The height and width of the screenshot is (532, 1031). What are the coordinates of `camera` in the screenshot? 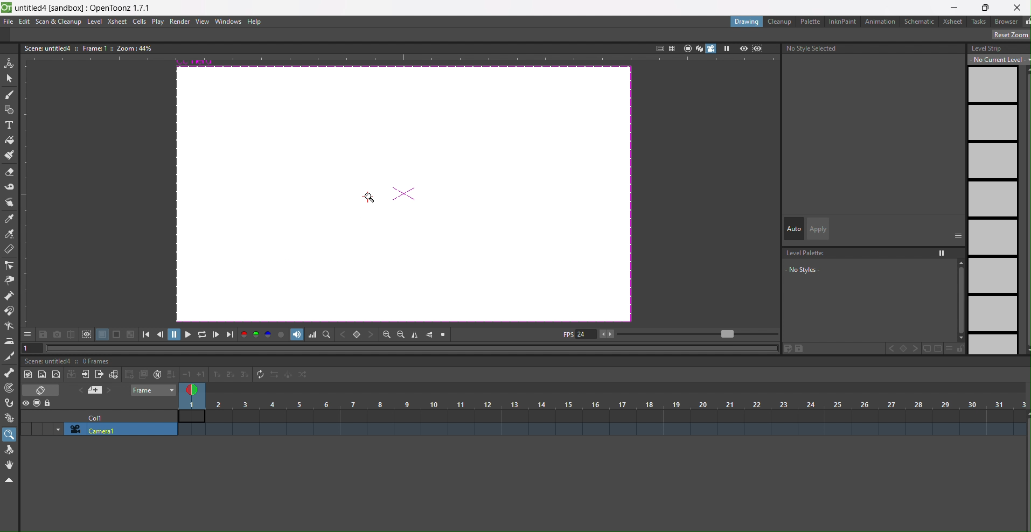 It's located at (115, 430).